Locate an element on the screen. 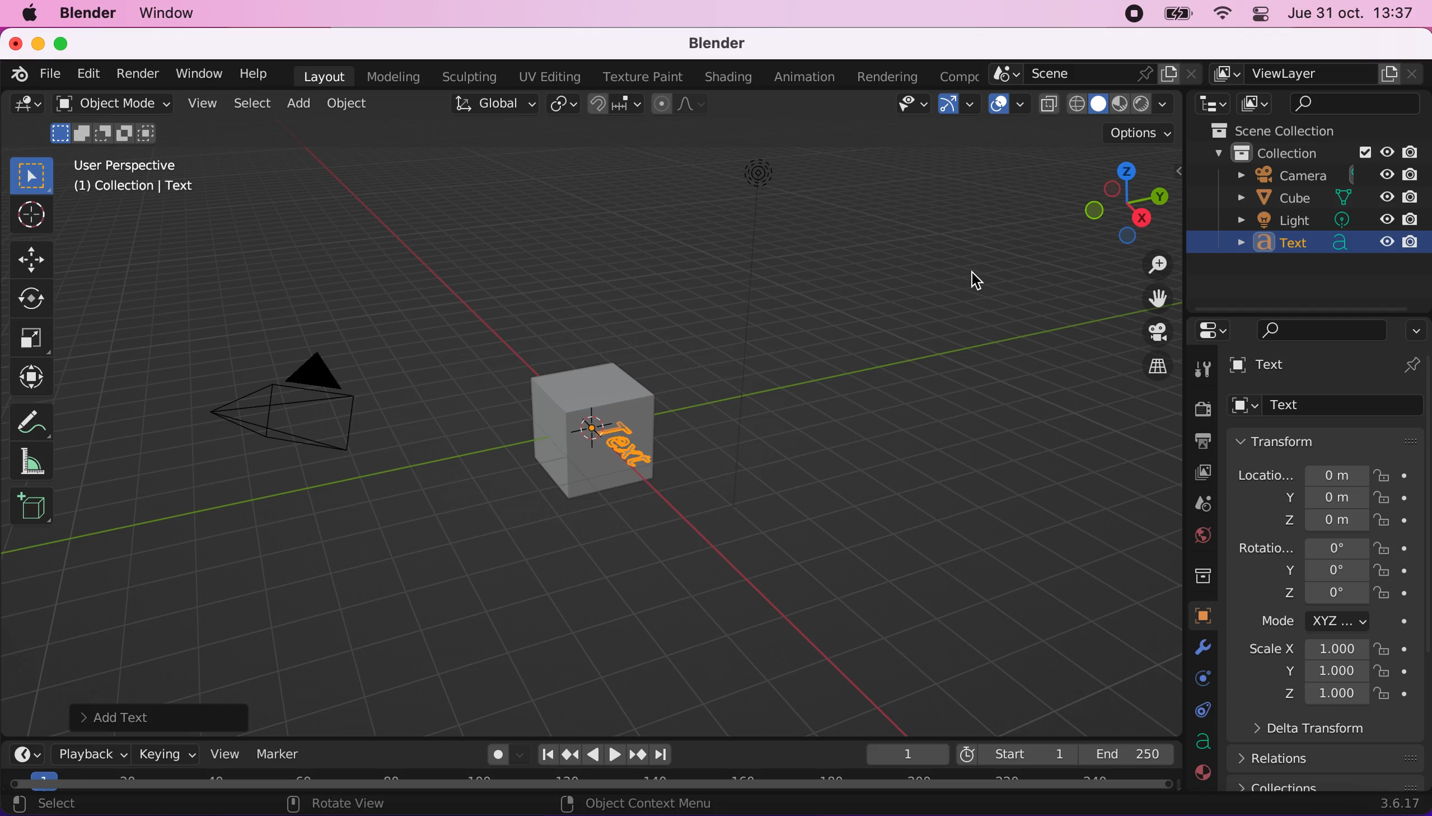  data is located at coordinates (1203, 617).